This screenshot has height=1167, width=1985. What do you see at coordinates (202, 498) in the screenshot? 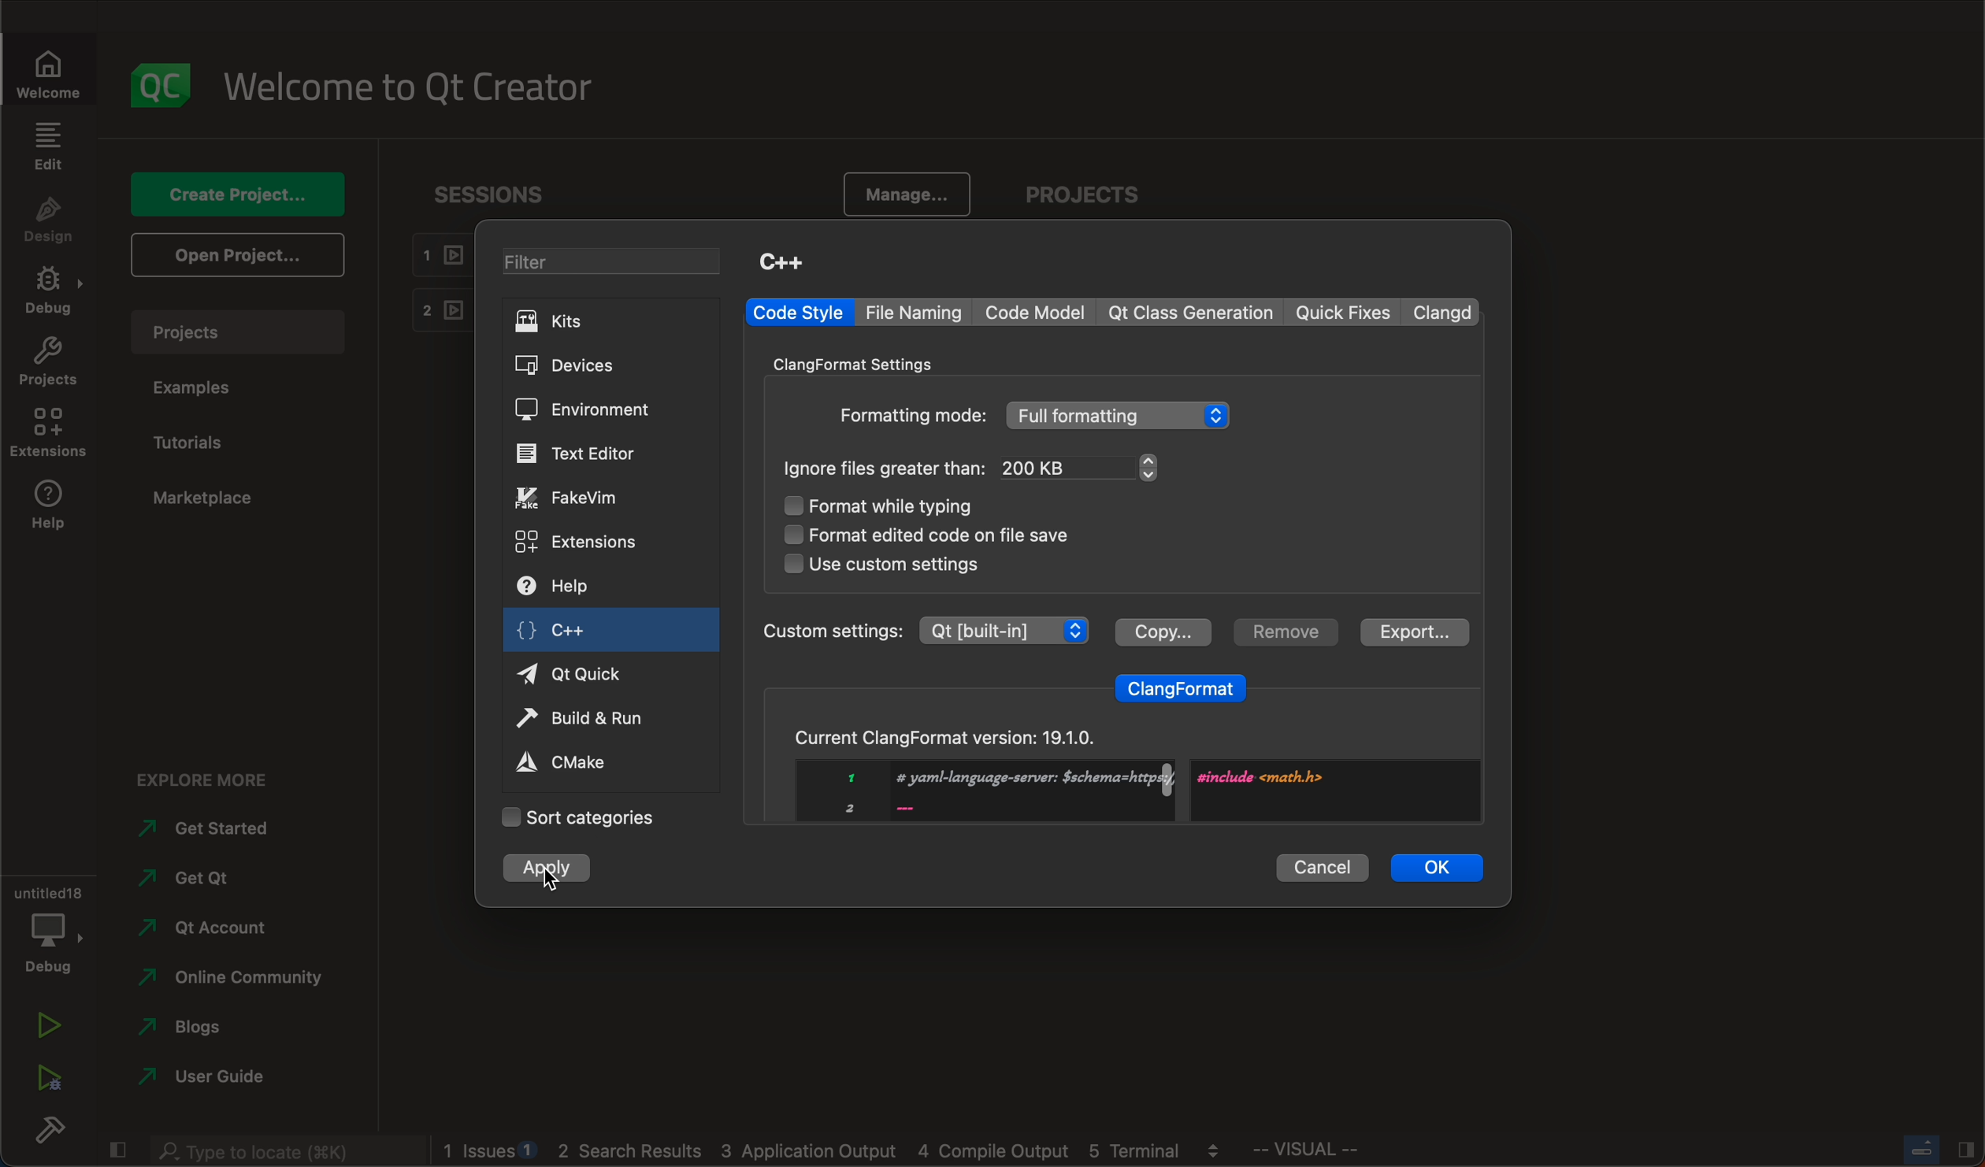
I see `marketplace` at bounding box center [202, 498].